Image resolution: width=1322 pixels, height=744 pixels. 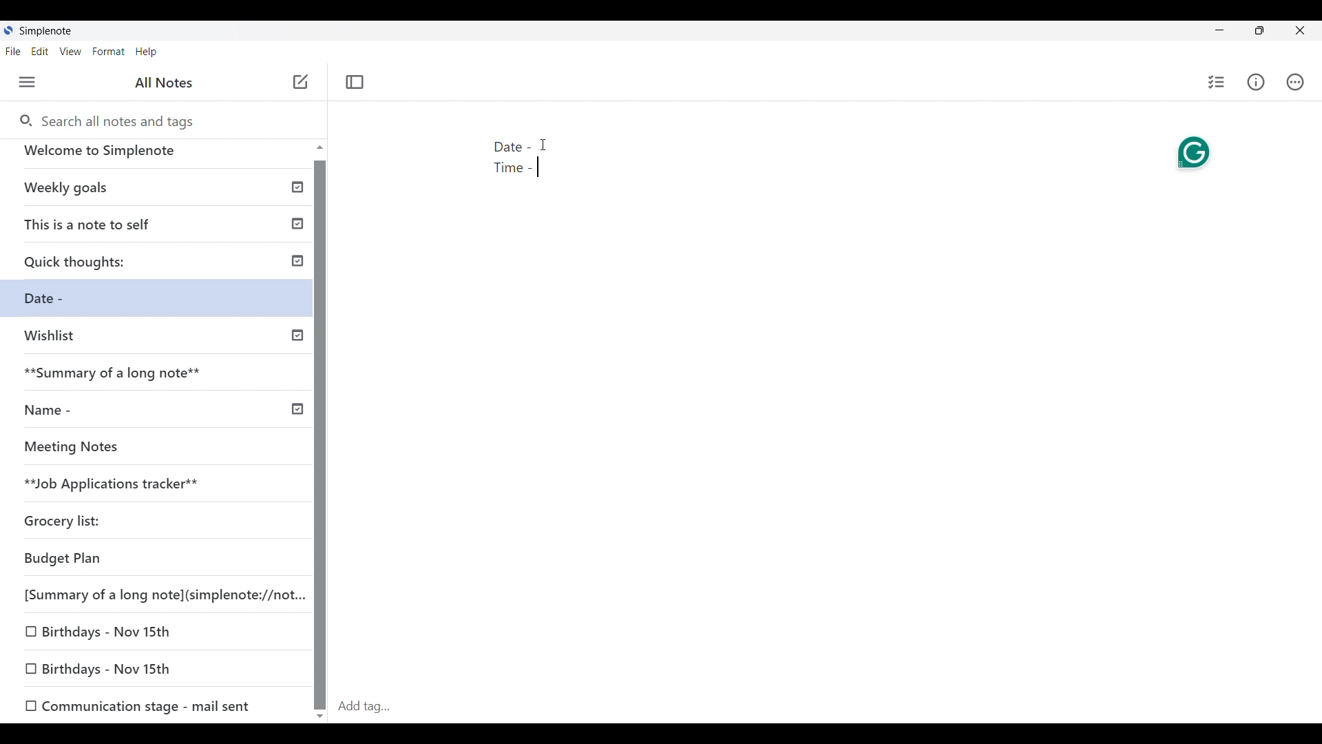 I want to click on Click to type in tags, so click(x=826, y=707).